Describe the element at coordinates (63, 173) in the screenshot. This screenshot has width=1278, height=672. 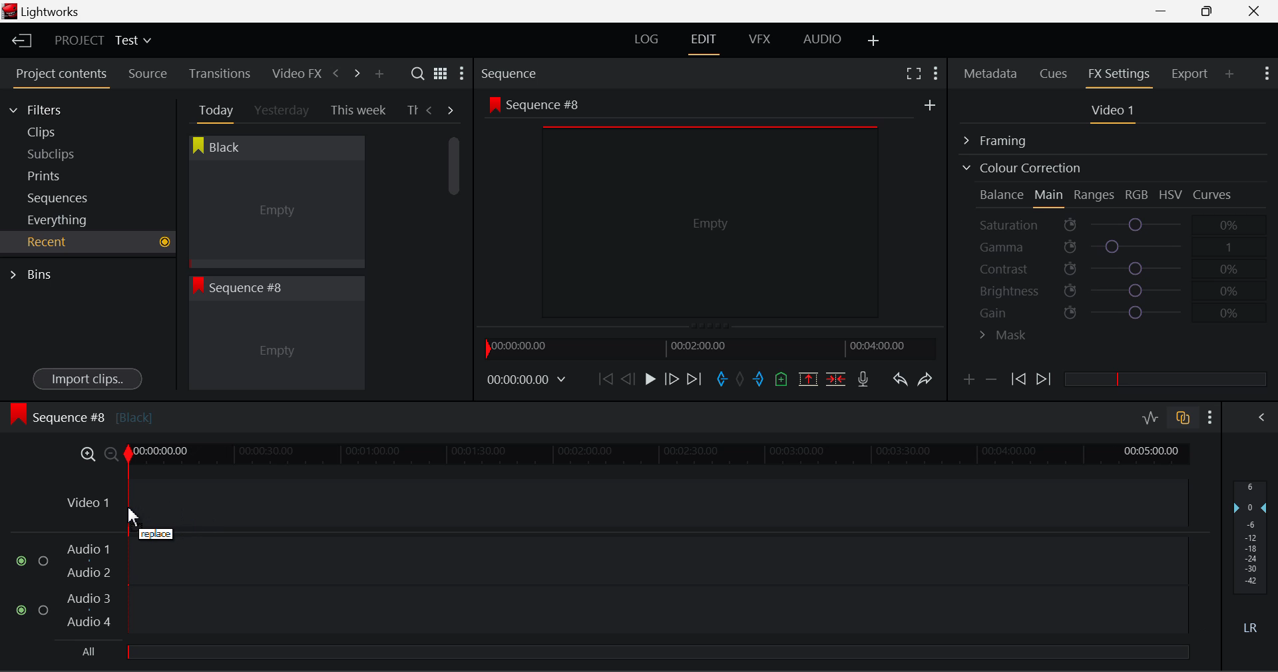
I see `Prints` at that location.